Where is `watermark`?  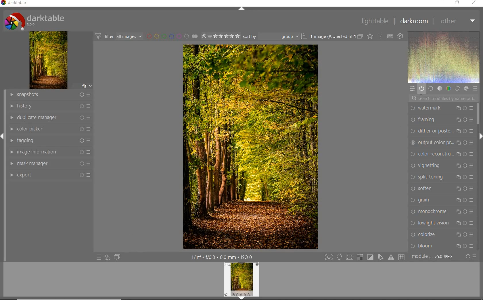 watermark is located at coordinates (441, 108).